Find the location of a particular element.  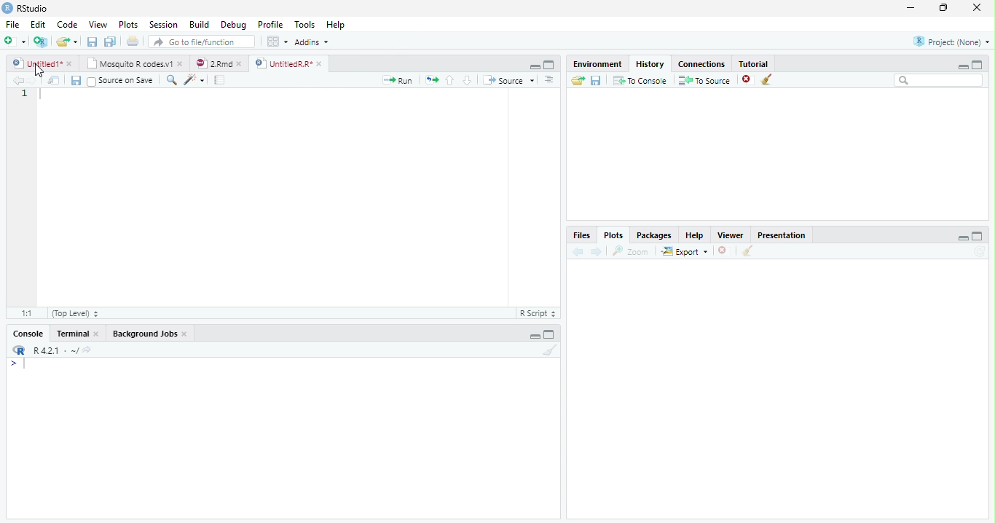

Code is located at coordinates (68, 24).